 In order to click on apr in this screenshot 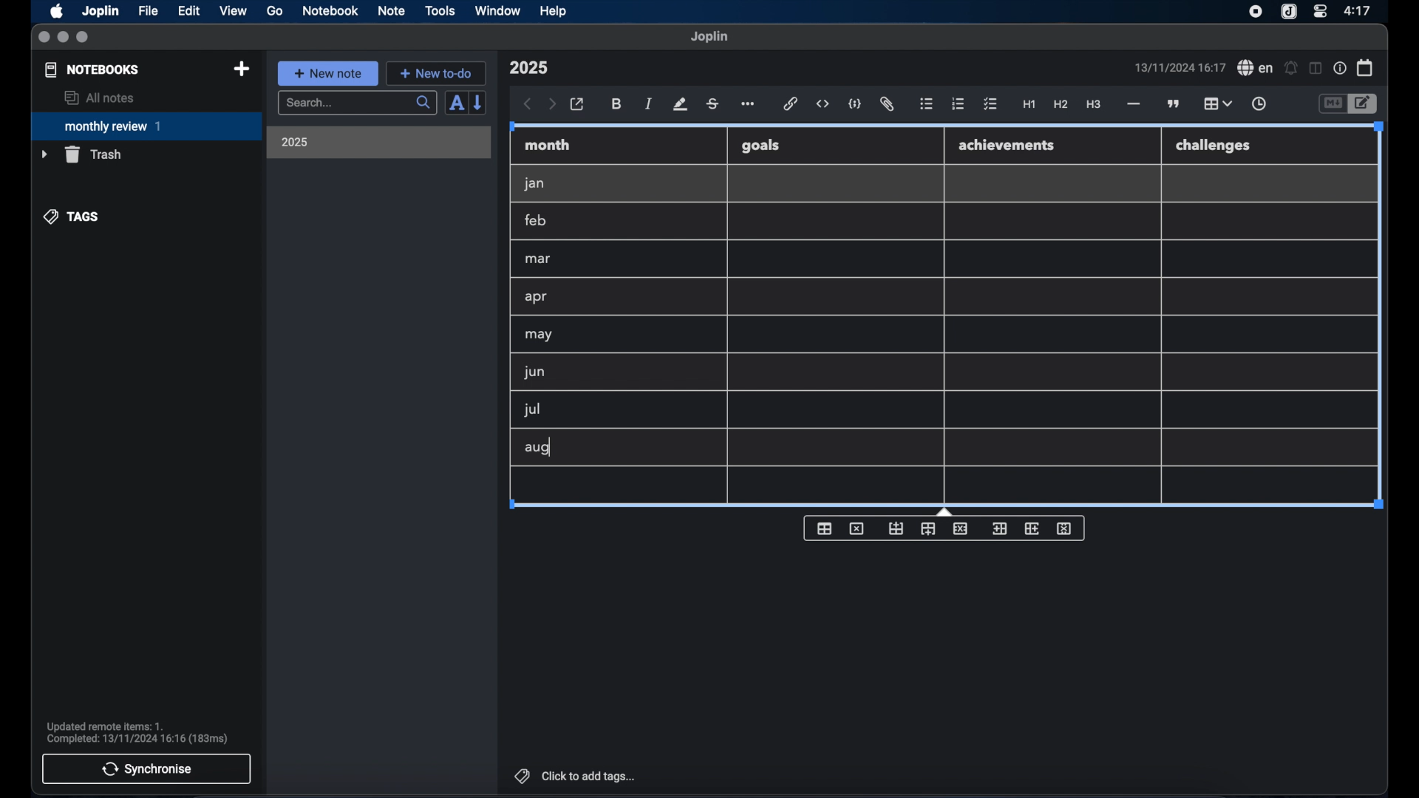, I will do `click(537, 297)`.